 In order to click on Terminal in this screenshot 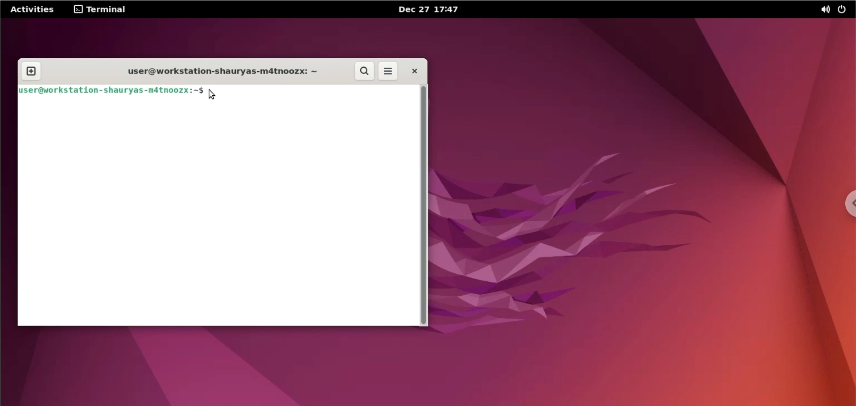, I will do `click(103, 9)`.